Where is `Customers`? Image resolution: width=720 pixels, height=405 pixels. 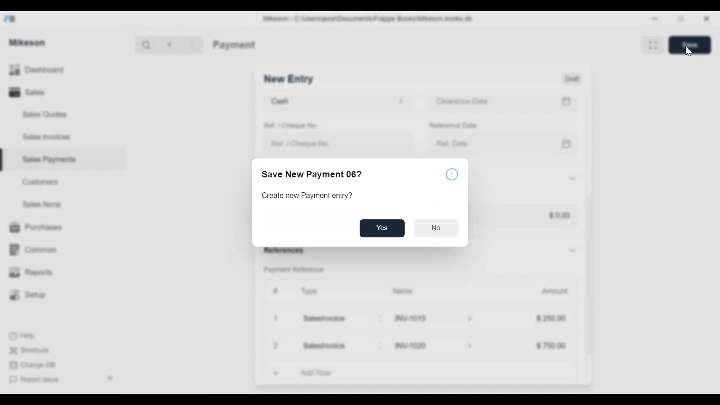 Customers is located at coordinates (42, 181).